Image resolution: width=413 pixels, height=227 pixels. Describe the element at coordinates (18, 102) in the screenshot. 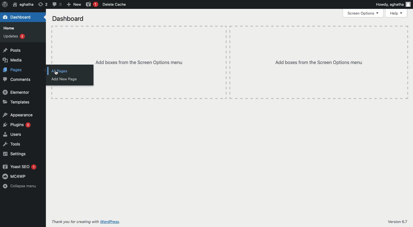

I see `Templates` at that location.